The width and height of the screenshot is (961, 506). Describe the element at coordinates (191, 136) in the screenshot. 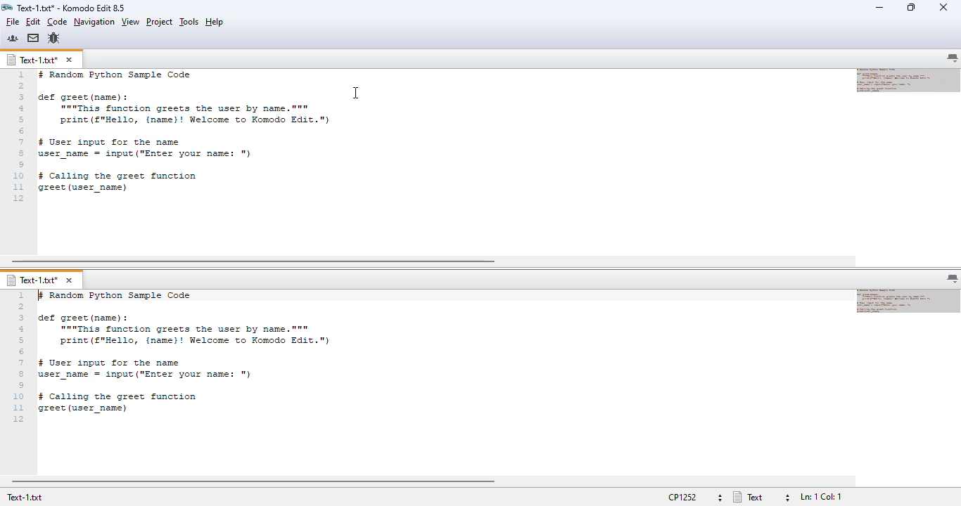

I see `text` at that location.